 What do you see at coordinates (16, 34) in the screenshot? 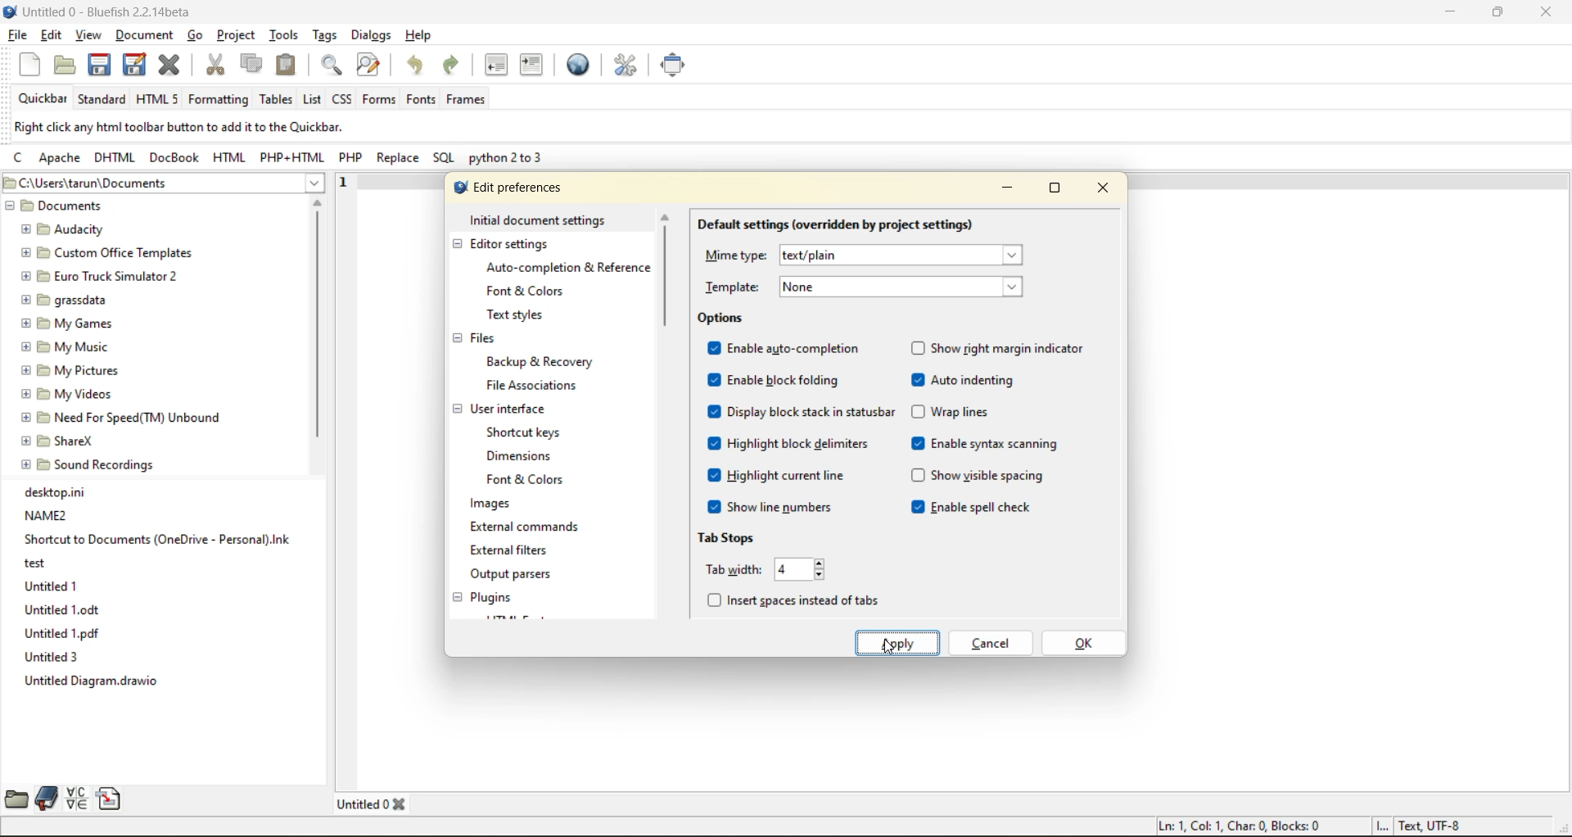
I see `file` at bounding box center [16, 34].